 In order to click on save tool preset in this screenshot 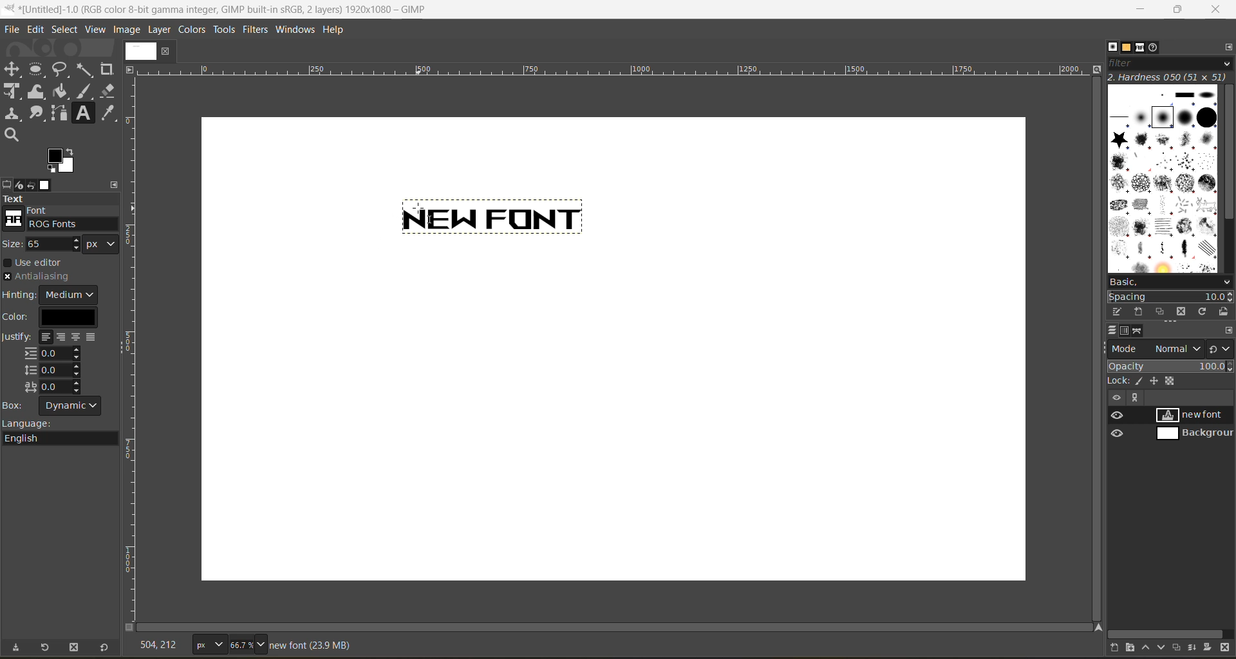, I will do `click(20, 646)`.